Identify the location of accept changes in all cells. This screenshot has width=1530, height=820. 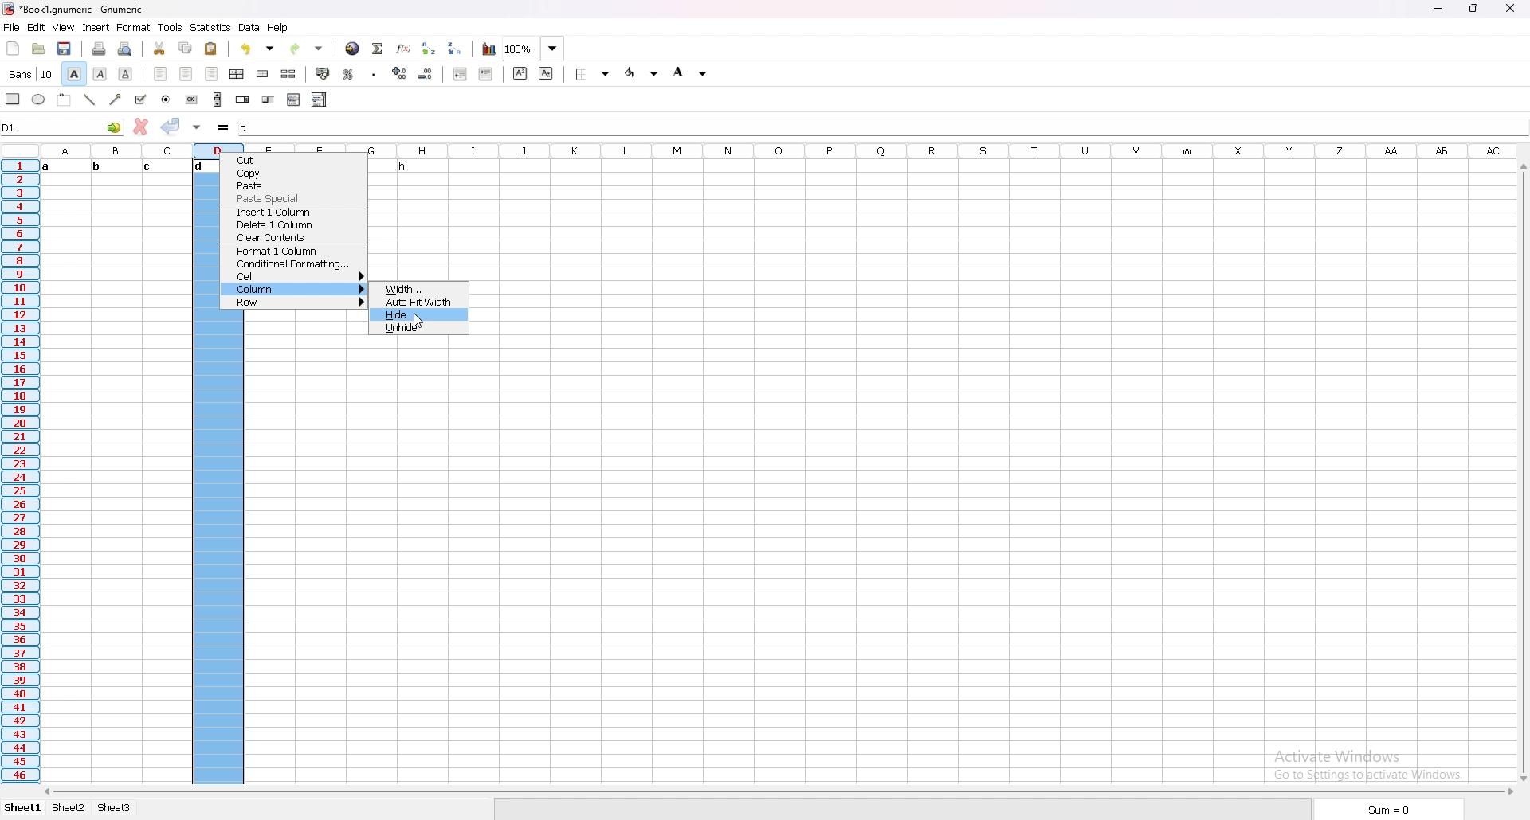
(198, 128).